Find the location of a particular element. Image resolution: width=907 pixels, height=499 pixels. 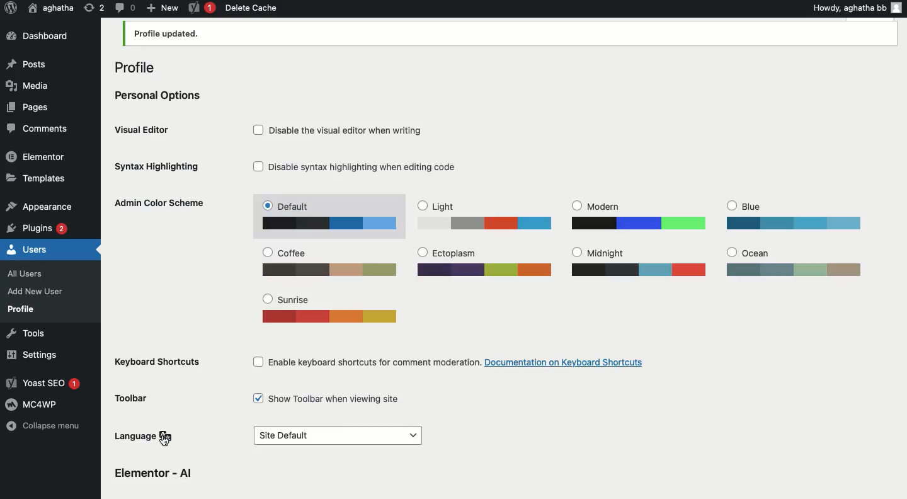

Comments is located at coordinates (38, 129).